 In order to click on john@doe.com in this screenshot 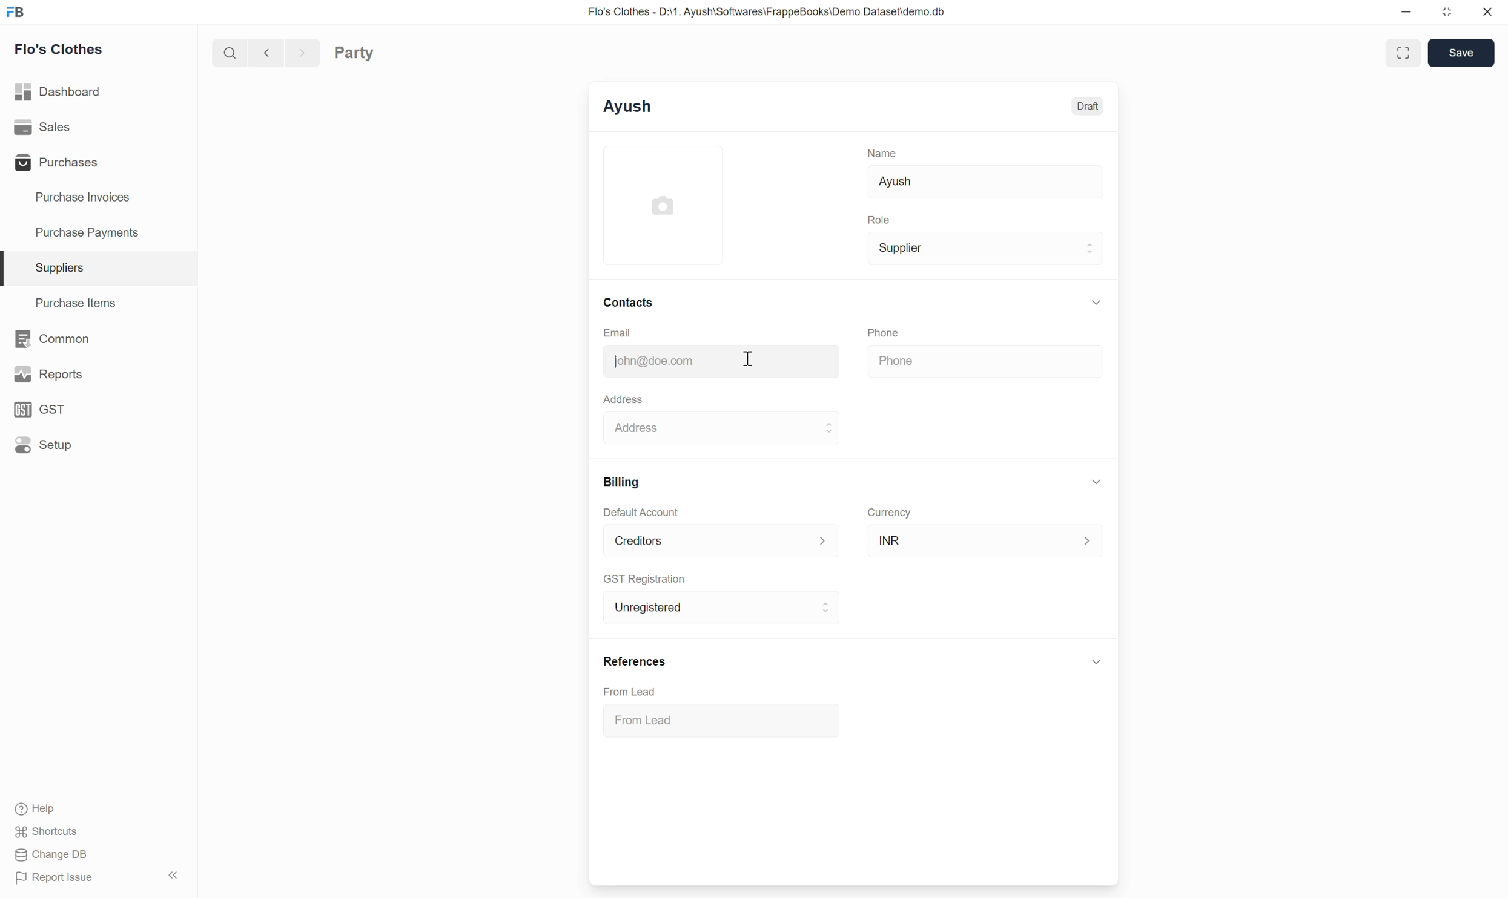, I will do `click(730, 361)`.